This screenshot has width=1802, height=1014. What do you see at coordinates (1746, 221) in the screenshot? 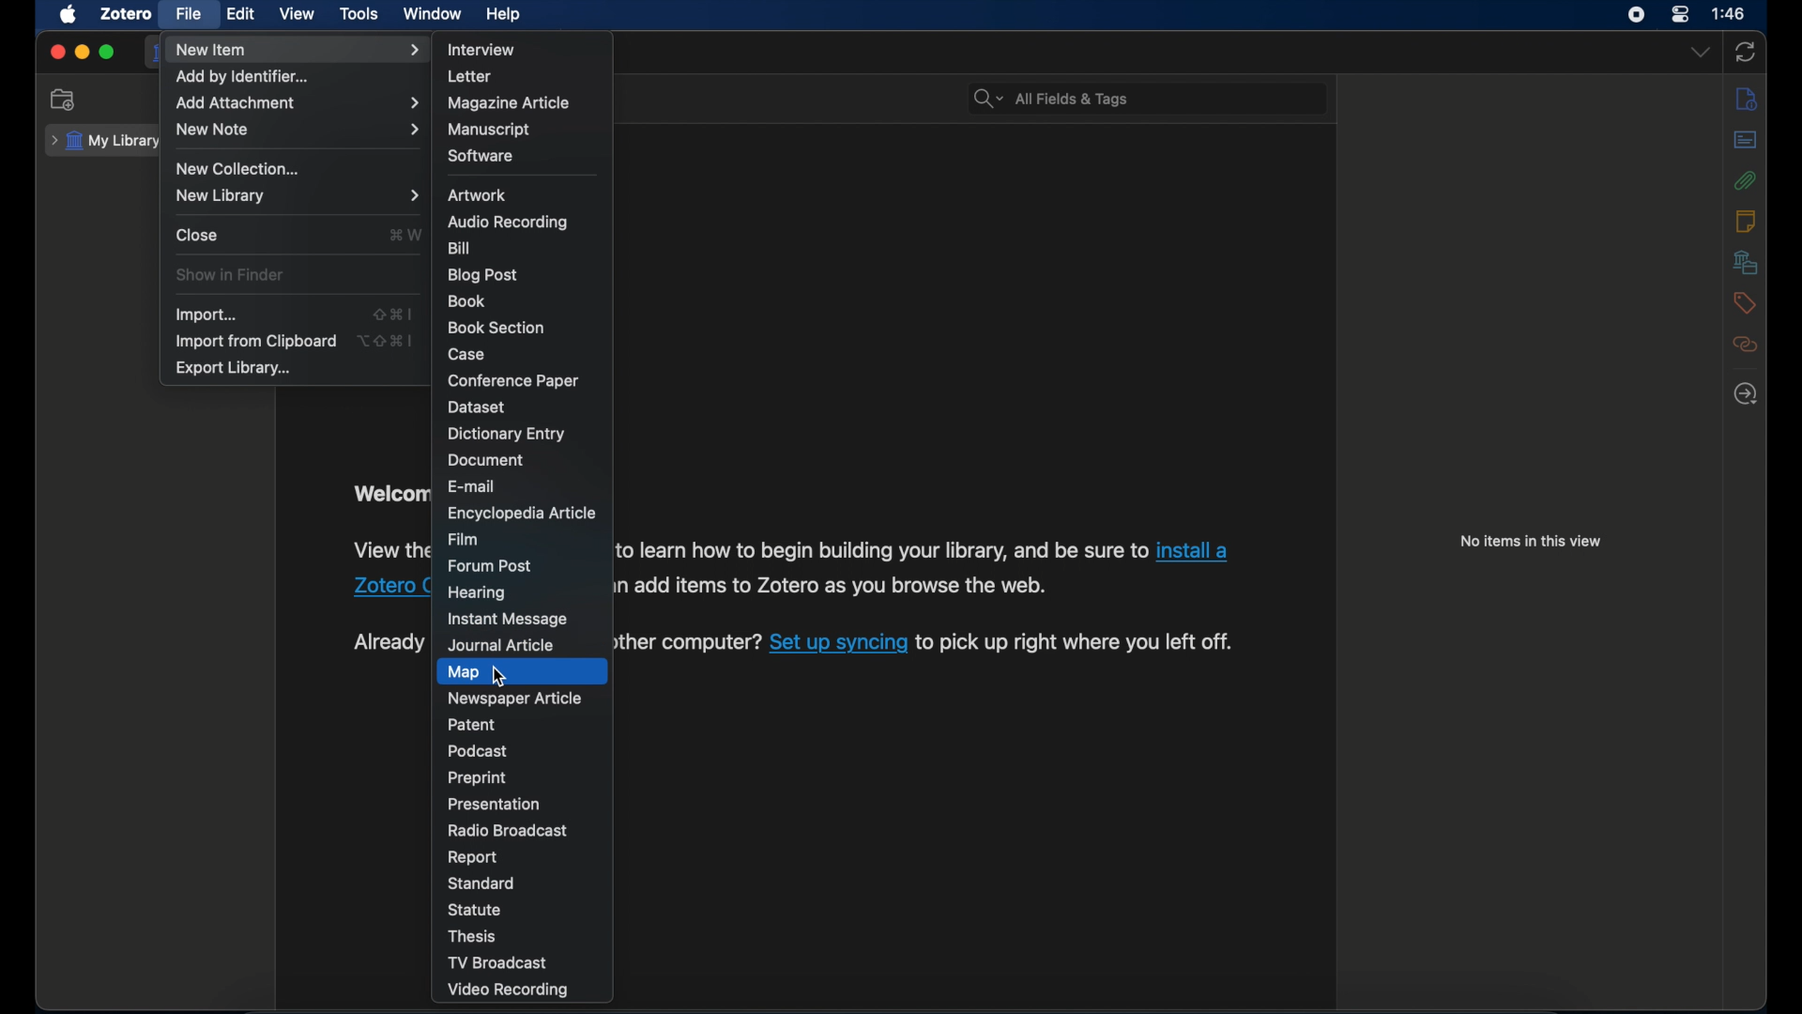
I see `notes` at bounding box center [1746, 221].